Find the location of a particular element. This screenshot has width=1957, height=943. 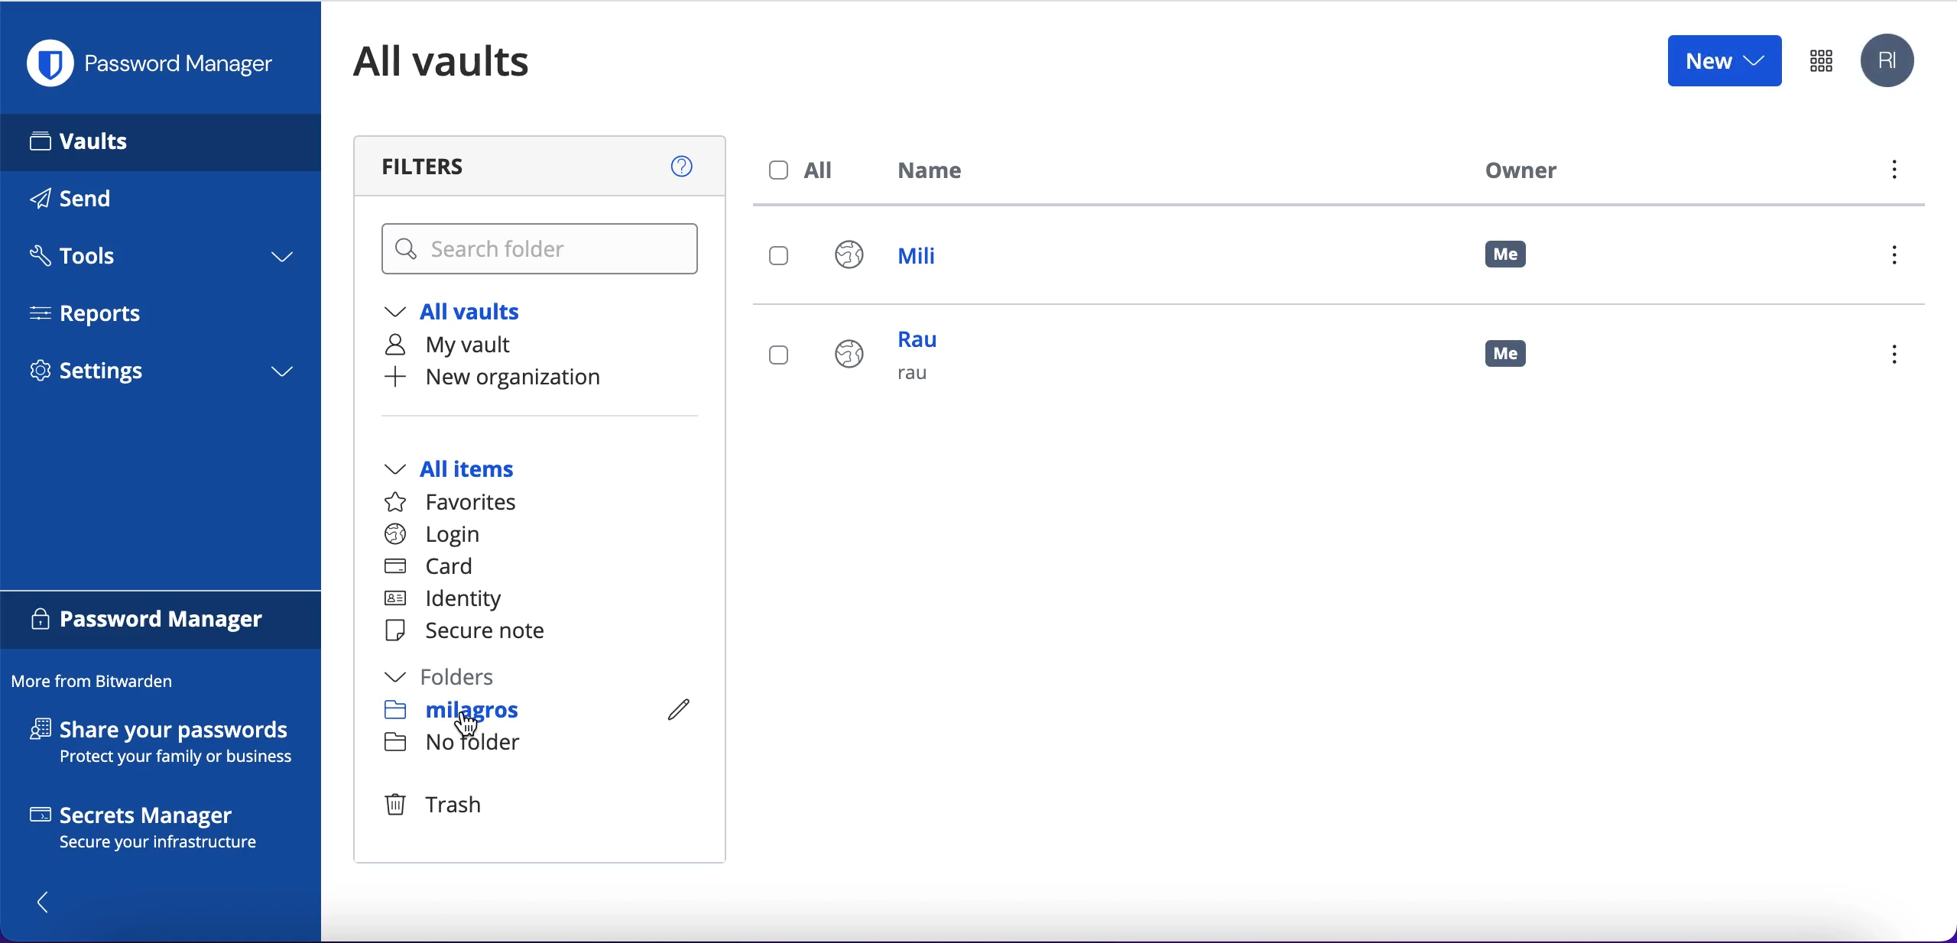

all vaults is located at coordinates (465, 312).